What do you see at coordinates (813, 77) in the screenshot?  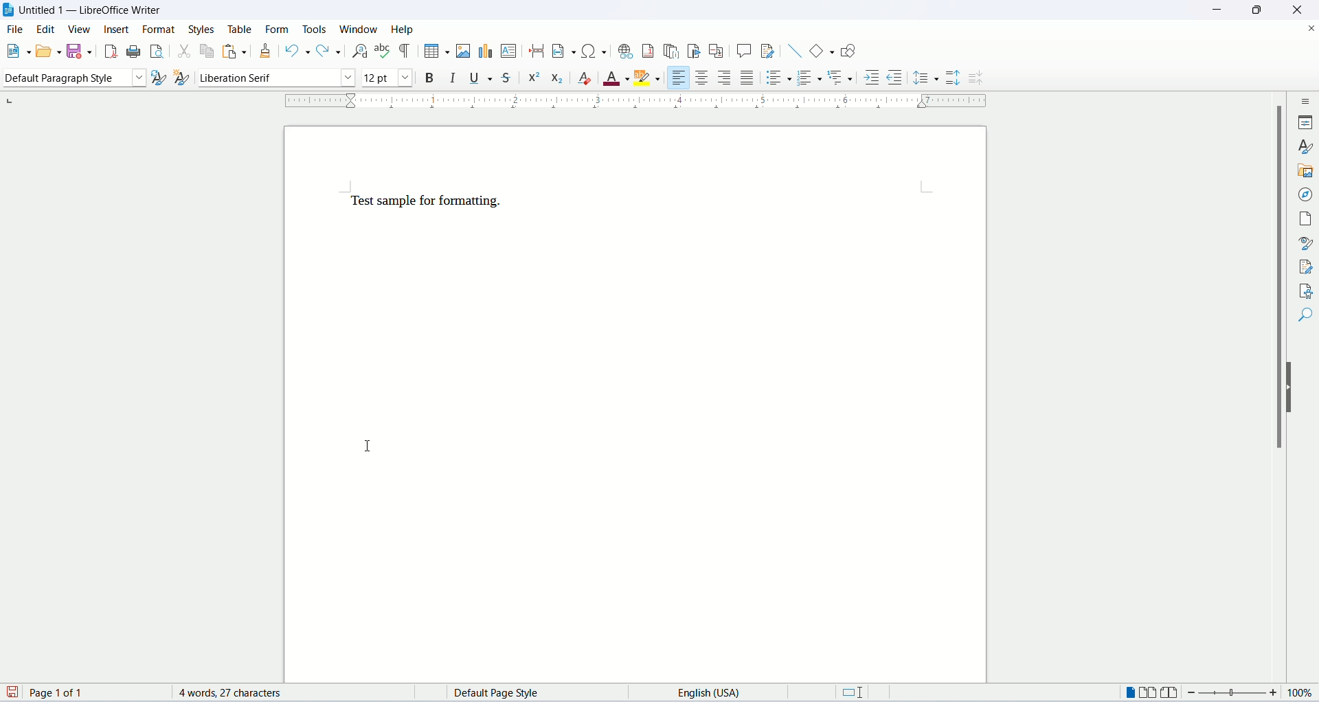 I see `ordered list` at bounding box center [813, 77].